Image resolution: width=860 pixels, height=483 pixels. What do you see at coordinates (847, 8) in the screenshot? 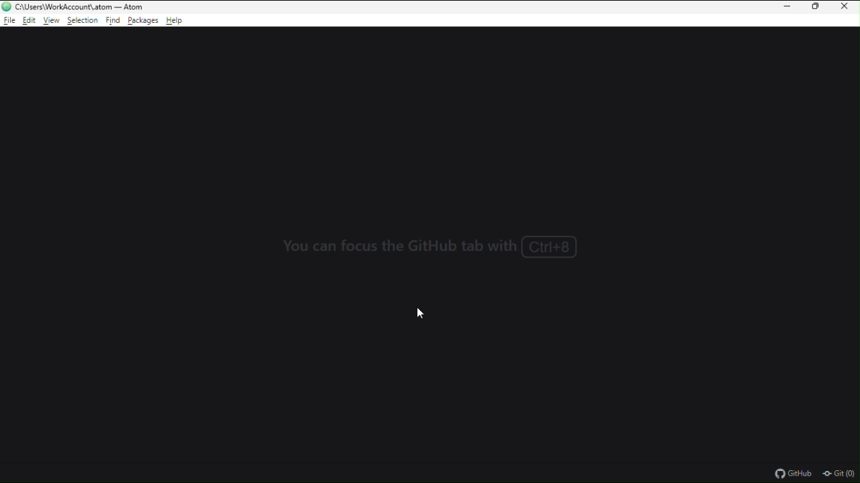
I see `Close` at bounding box center [847, 8].